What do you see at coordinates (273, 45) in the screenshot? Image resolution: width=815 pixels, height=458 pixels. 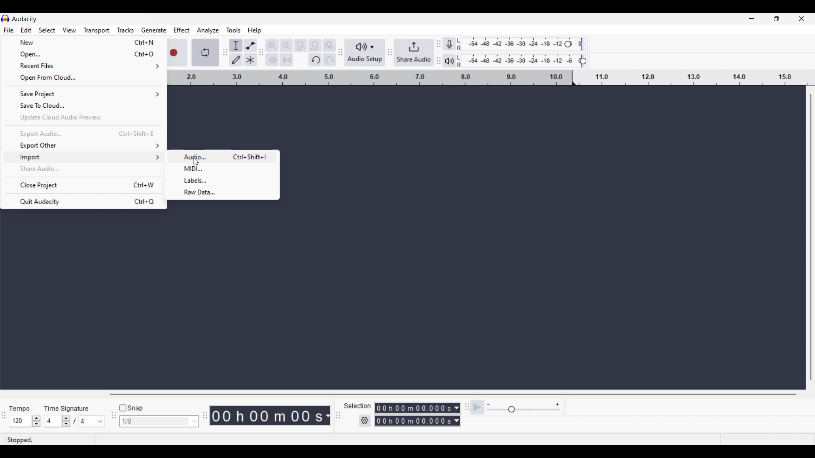 I see `Zoom in` at bounding box center [273, 45].